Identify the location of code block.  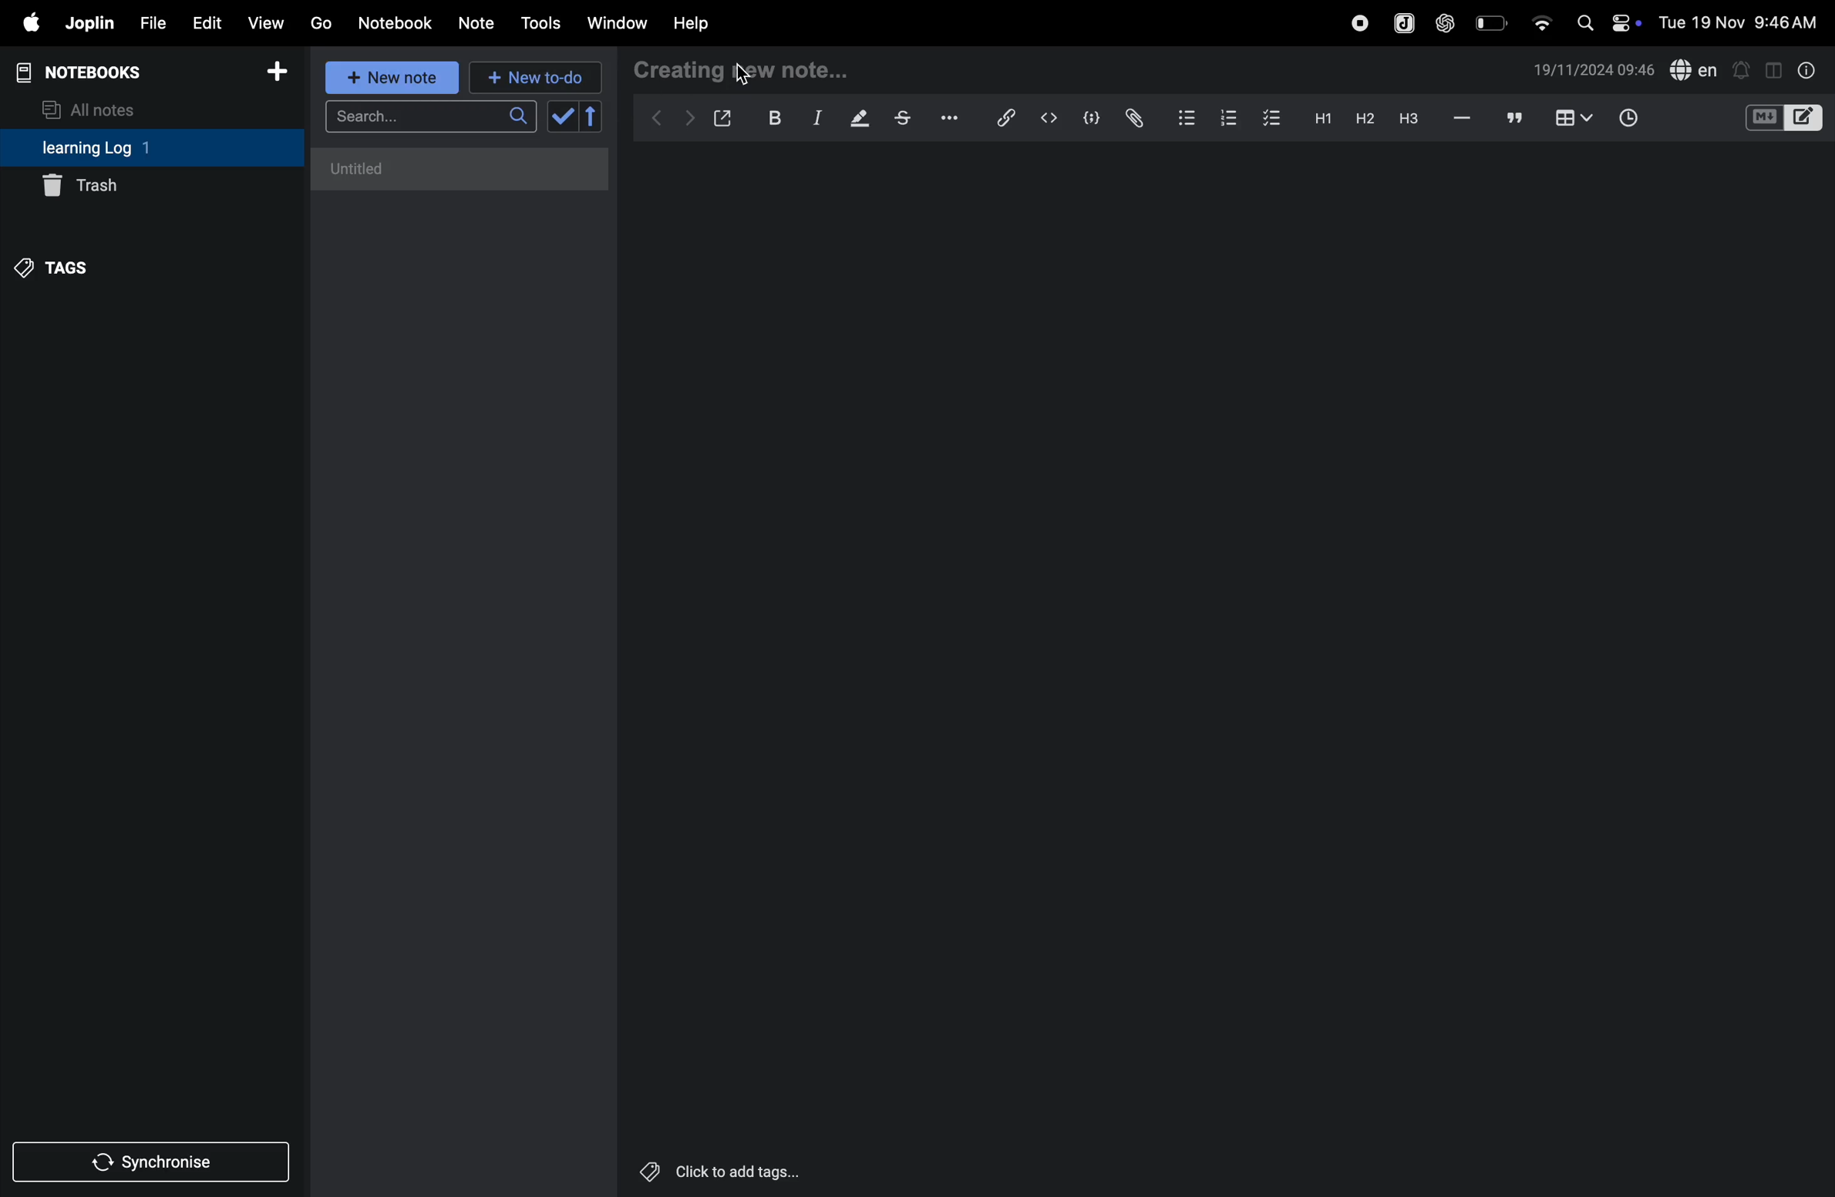
(1783, 120).